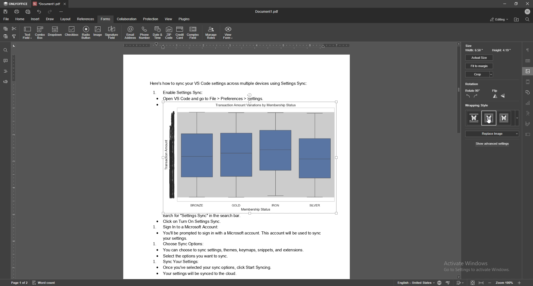 Image resolution: width=533 pixels, height=286 pixels. Describe the element at coordinates (66, 19) in the screenshot. I see `layout` at that location.